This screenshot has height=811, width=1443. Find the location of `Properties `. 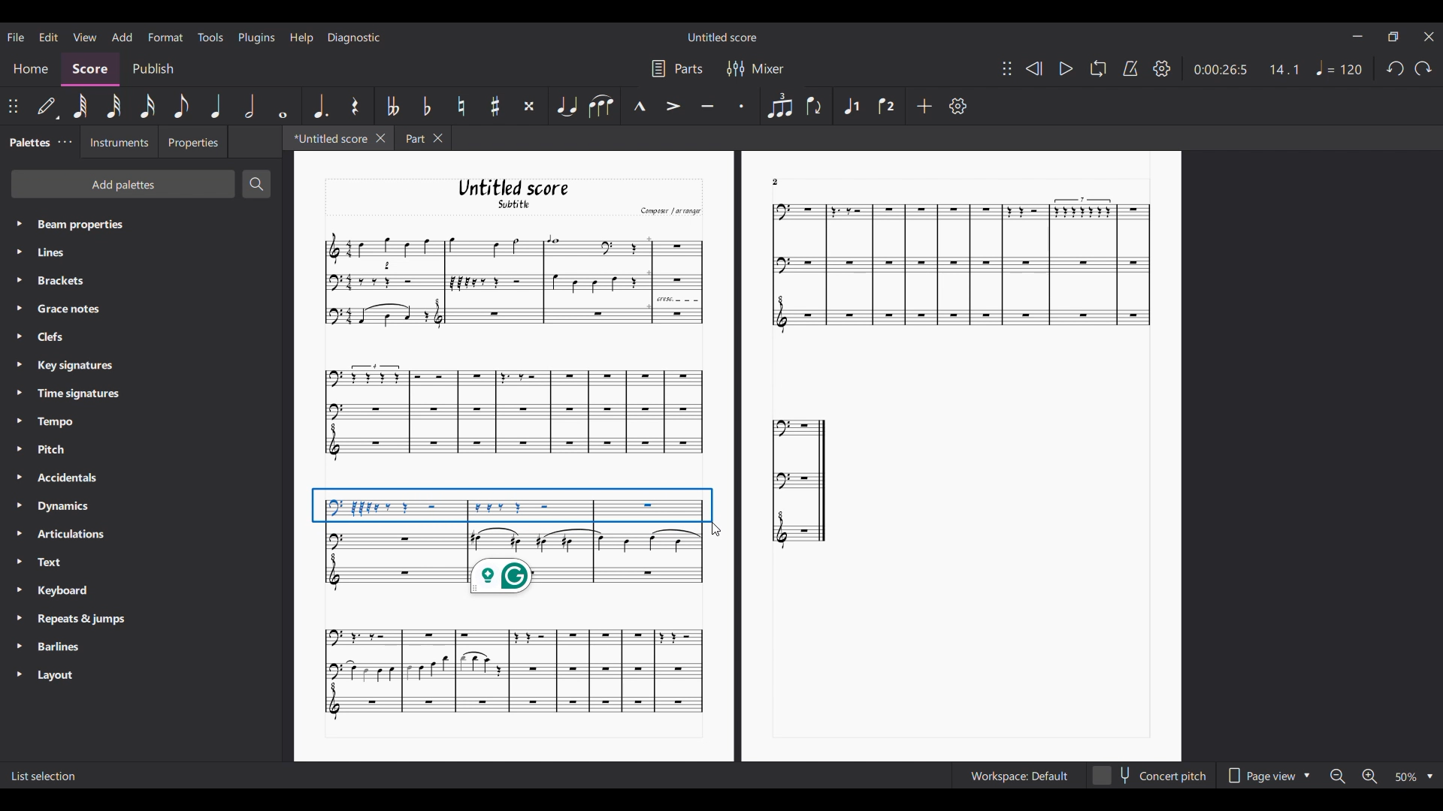

Properties  is located at coordinates (192, 142).